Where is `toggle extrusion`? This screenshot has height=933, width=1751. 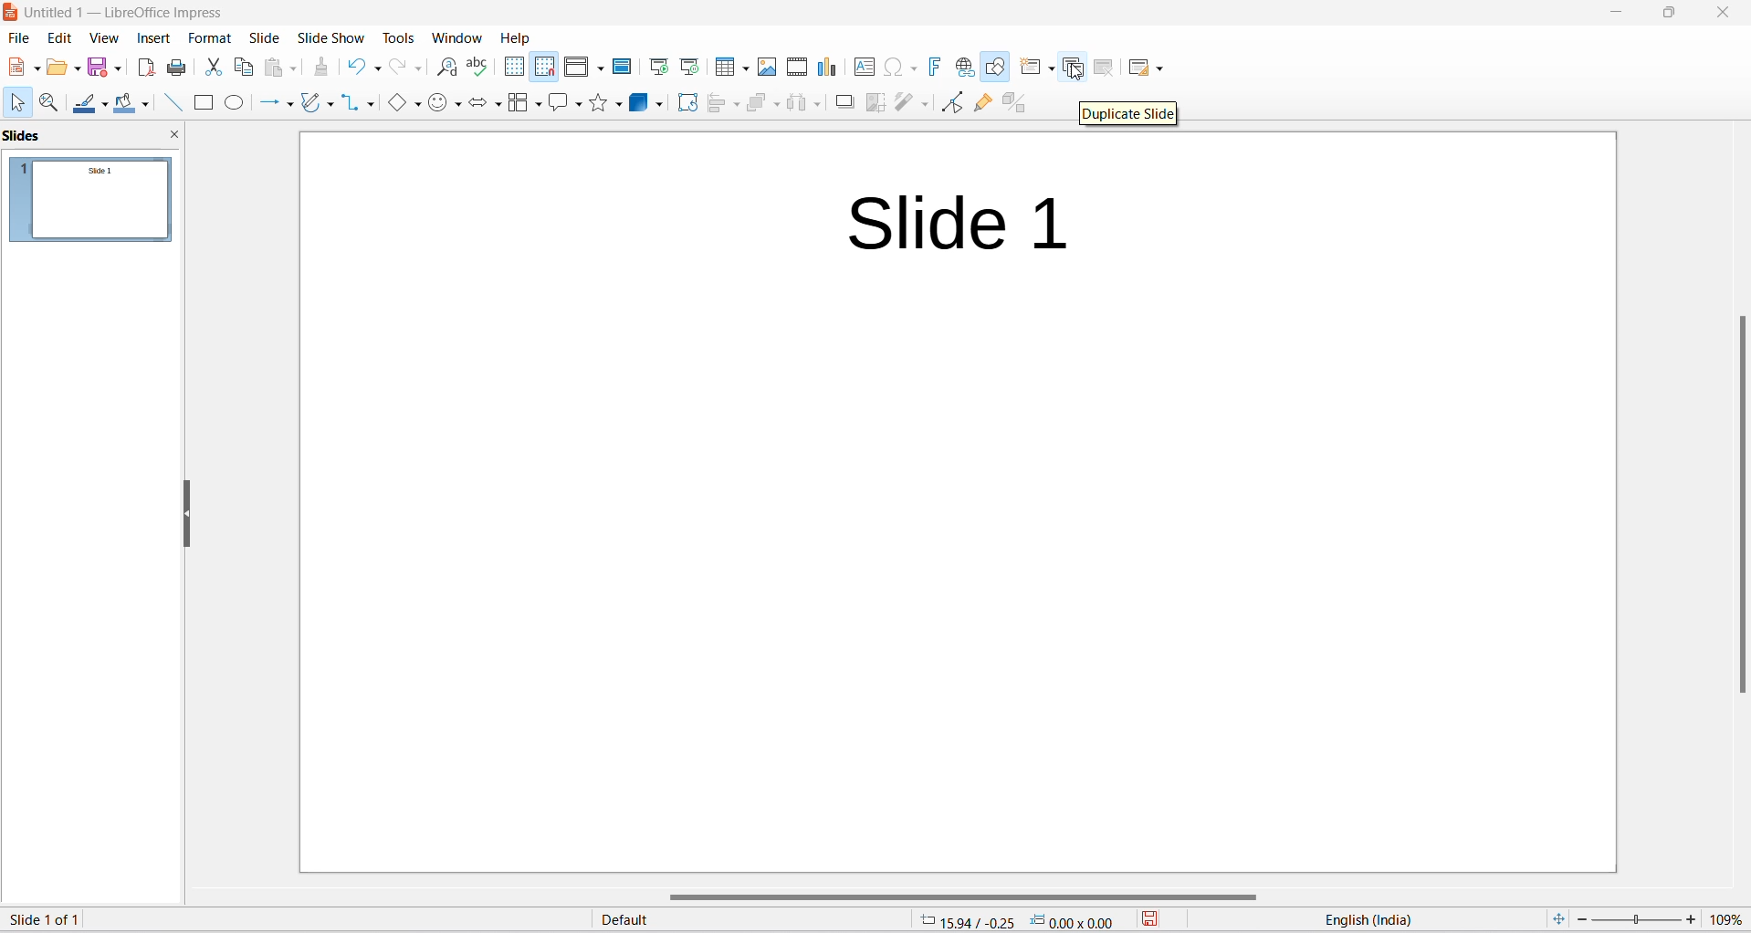 toggle extrusion is located at coordinates (1025, 102).